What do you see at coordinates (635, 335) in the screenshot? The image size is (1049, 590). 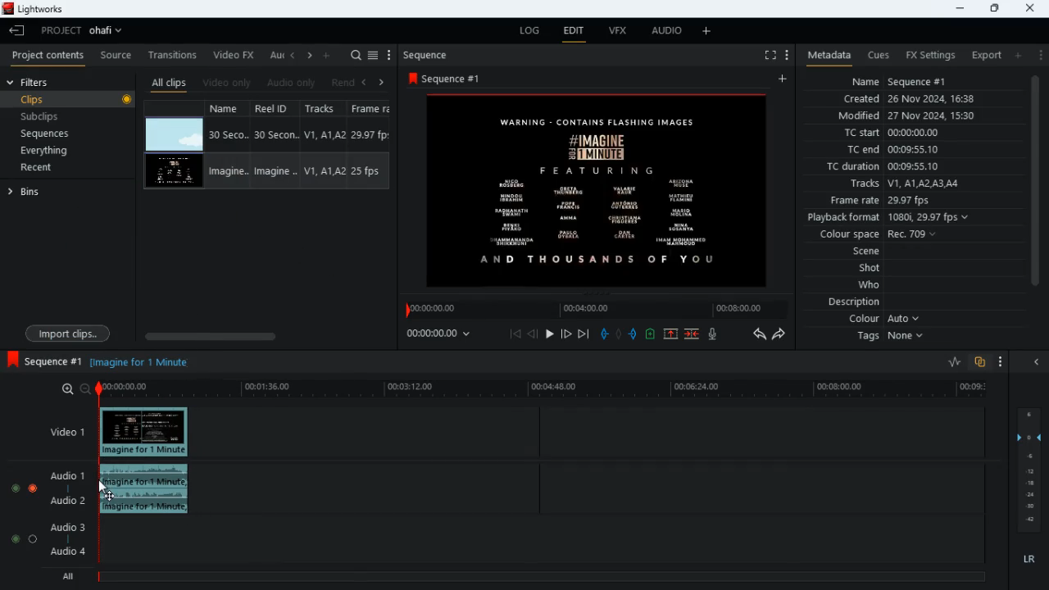 I see `push` at bounding box center [635, 335].